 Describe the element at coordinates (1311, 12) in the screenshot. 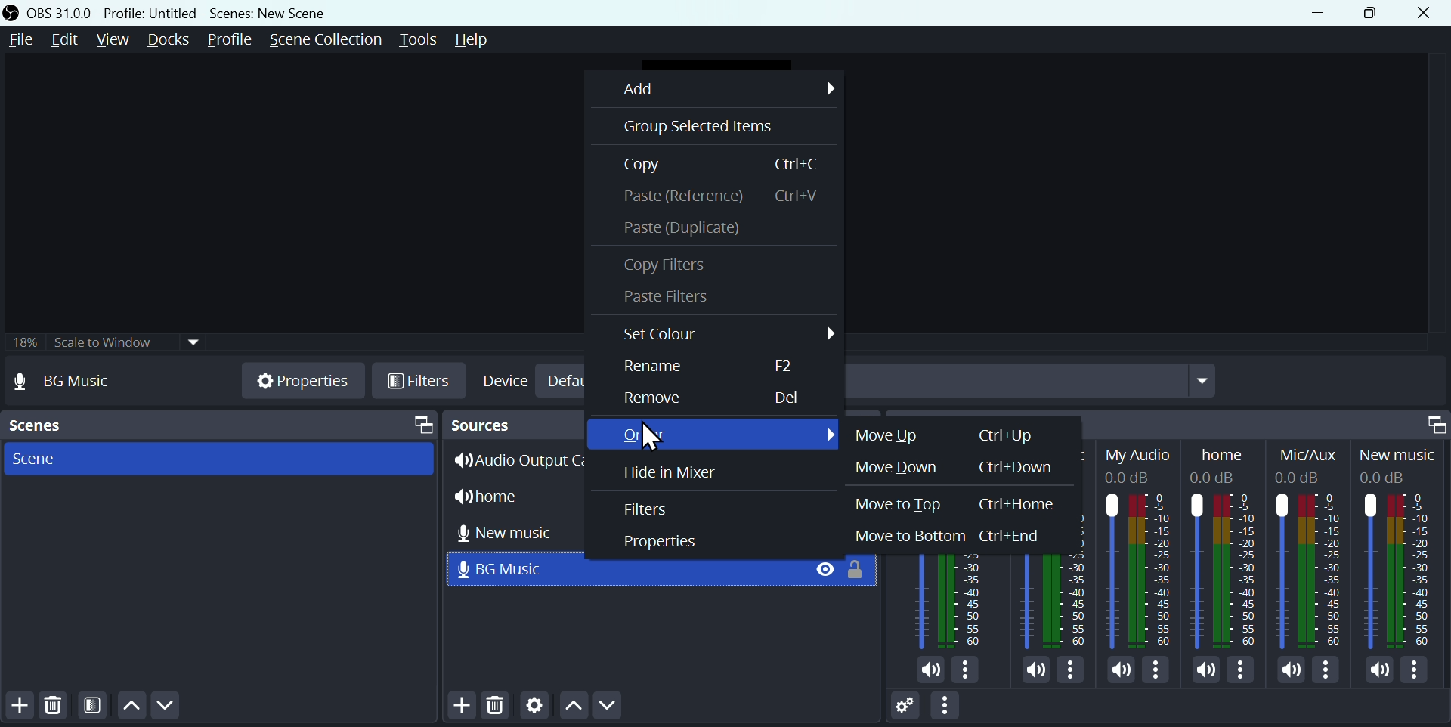

I see `minimise` at that location.